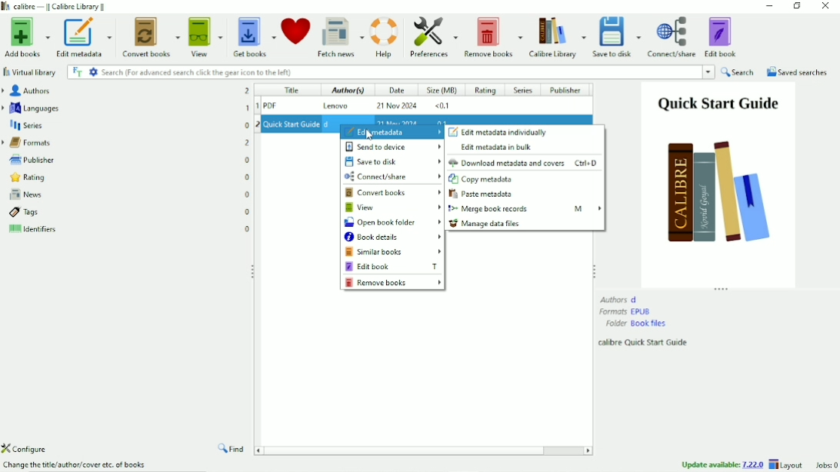 The height and width of the screenshot is (472, 840). I want to click on Advanced search, so click(93, 71).